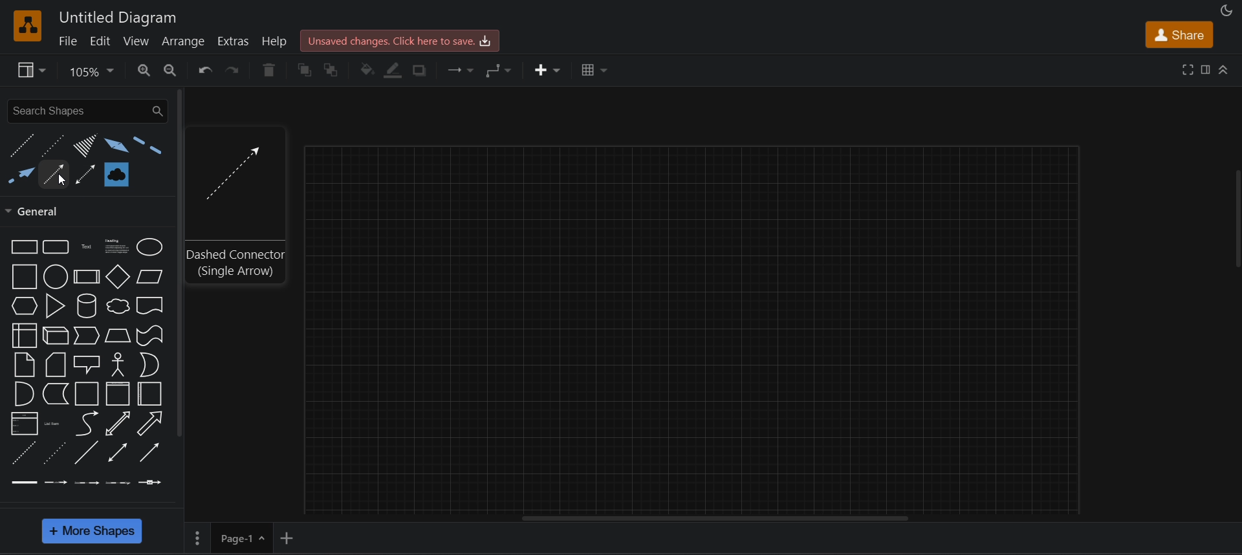  Describe the element at coordinates (93, 532) in the screenshot. I see `more shapes` at that location.